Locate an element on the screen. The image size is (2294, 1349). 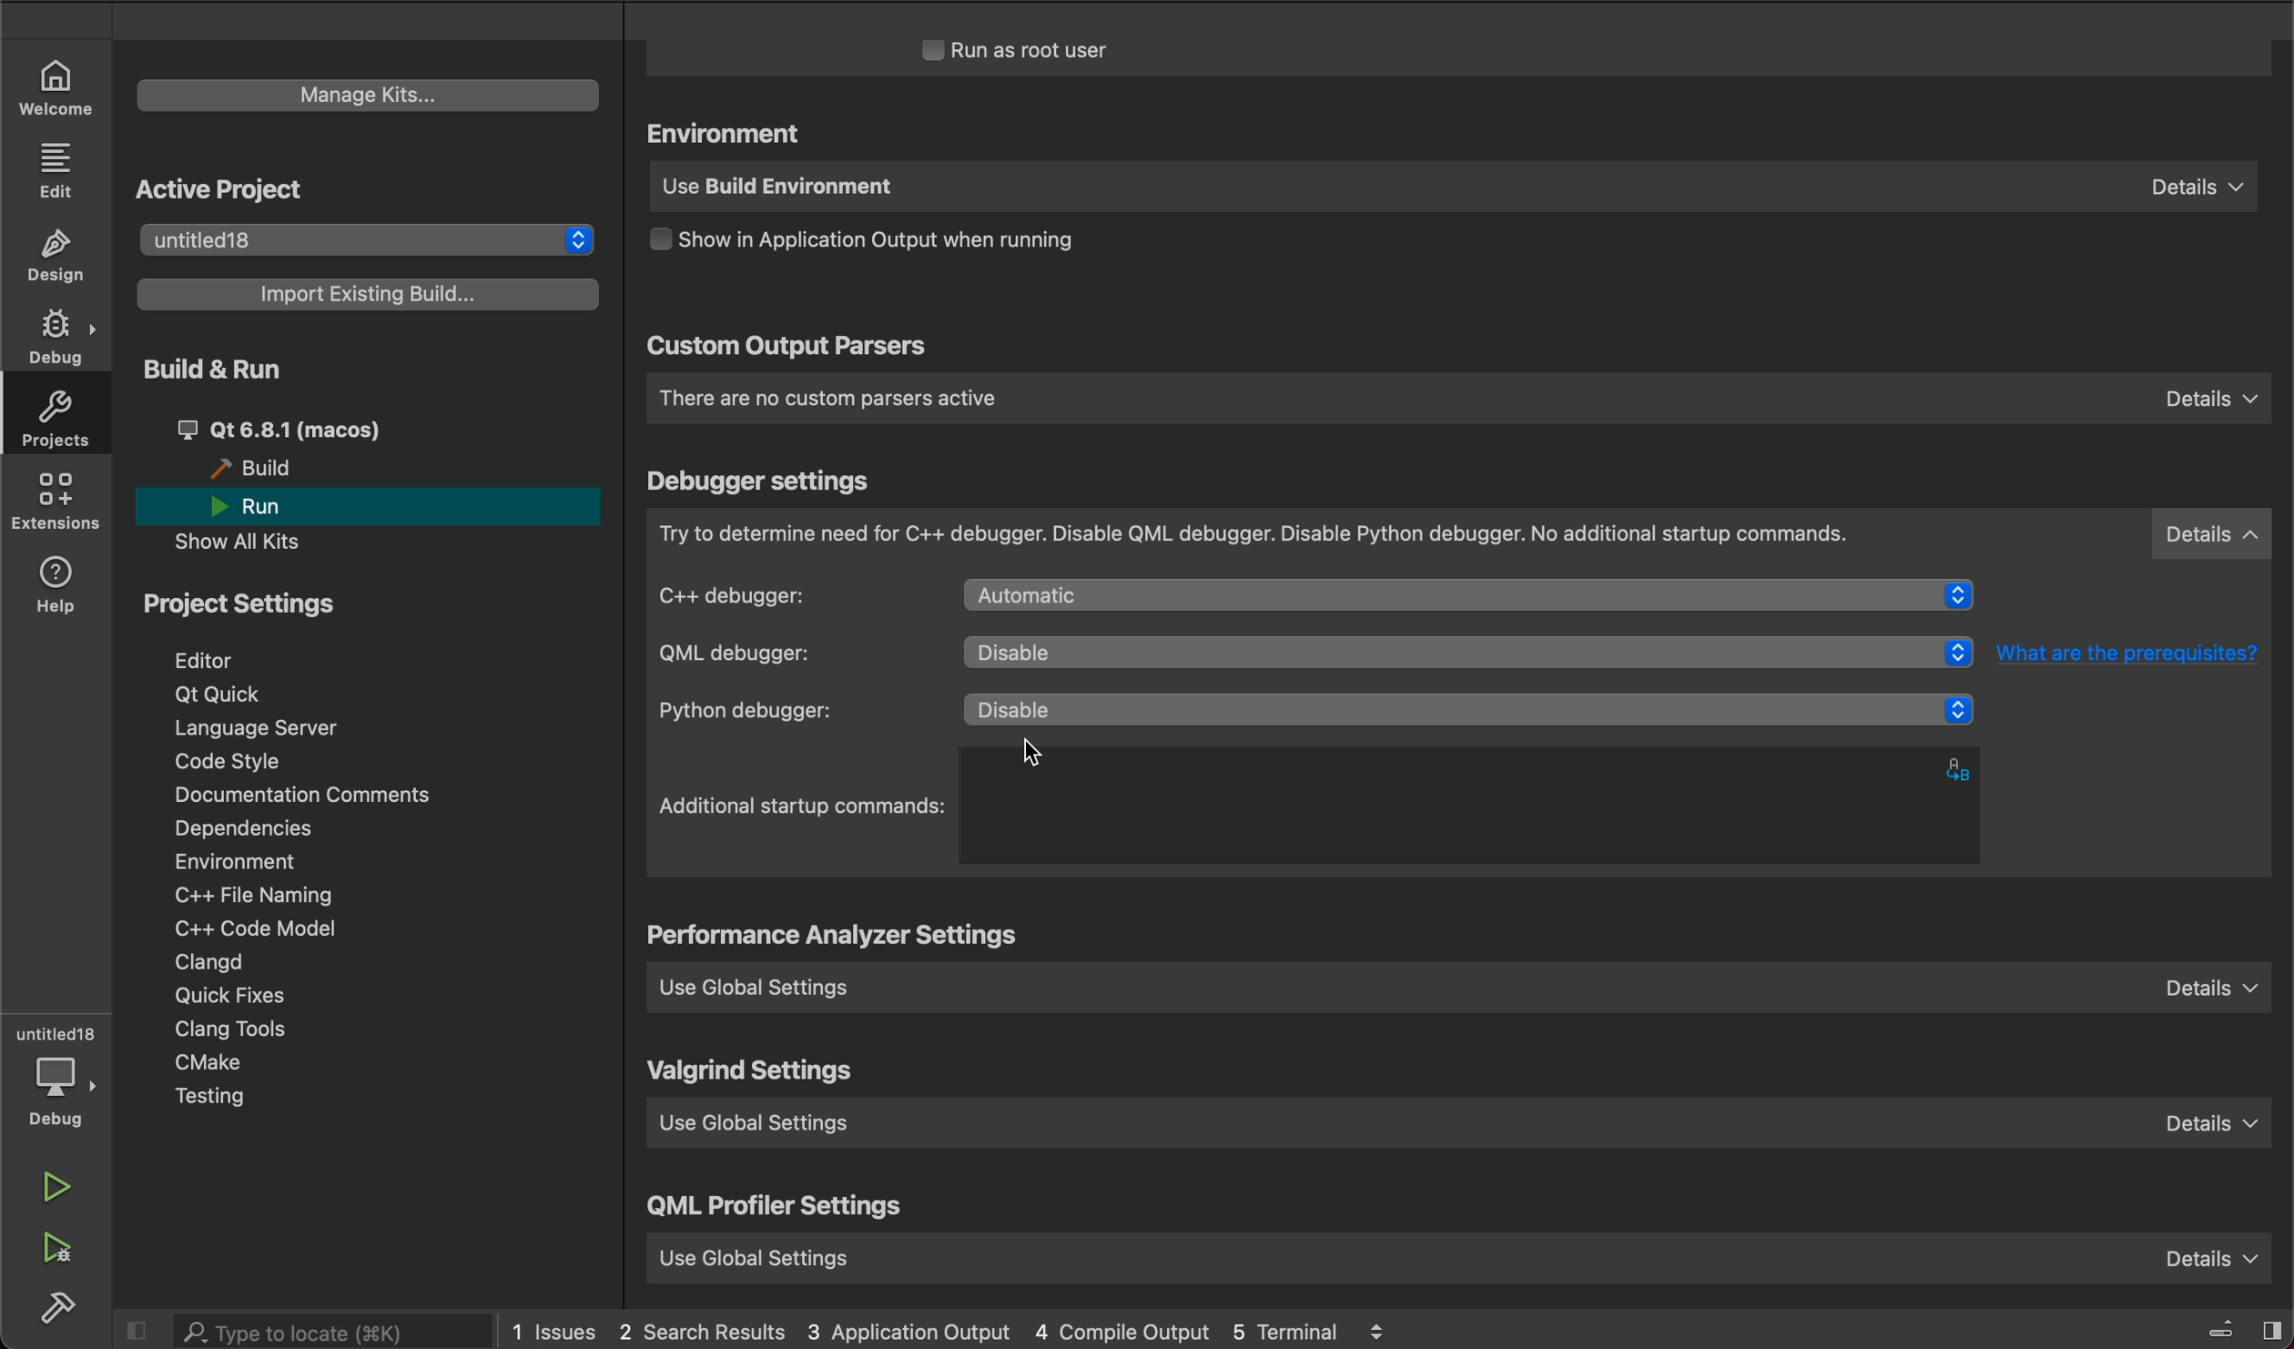
valgrind is located at coordinates (755, 1073).